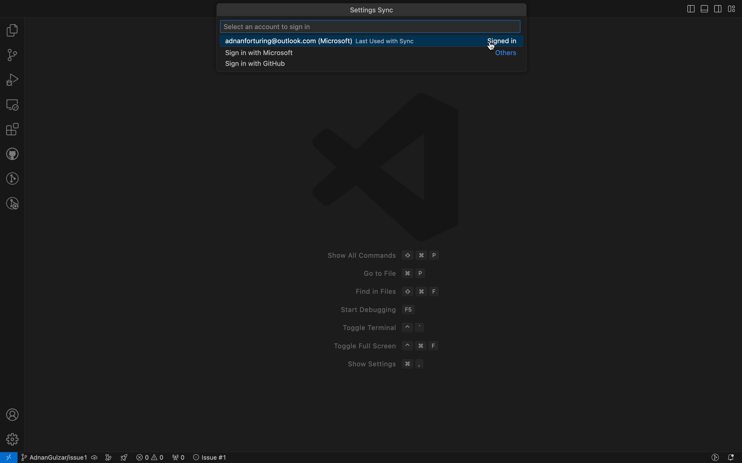 The height and width of the screenshot is (463, 742). What do you see at coordinates (67, 457) in the screenshot?
I see `current branch and issue` at bounding box center [67, 457].